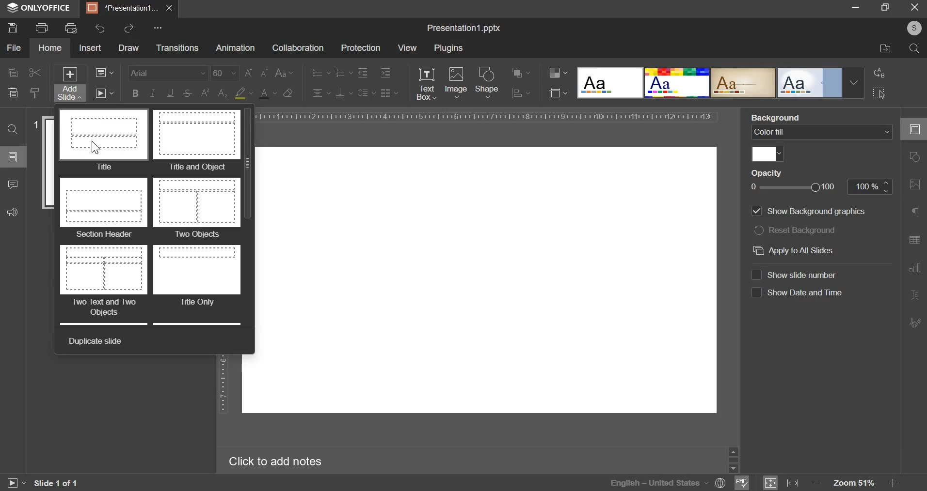 The height and width of the screenshot is (491, 927). I want to click on shape settings, so click(912, 157).